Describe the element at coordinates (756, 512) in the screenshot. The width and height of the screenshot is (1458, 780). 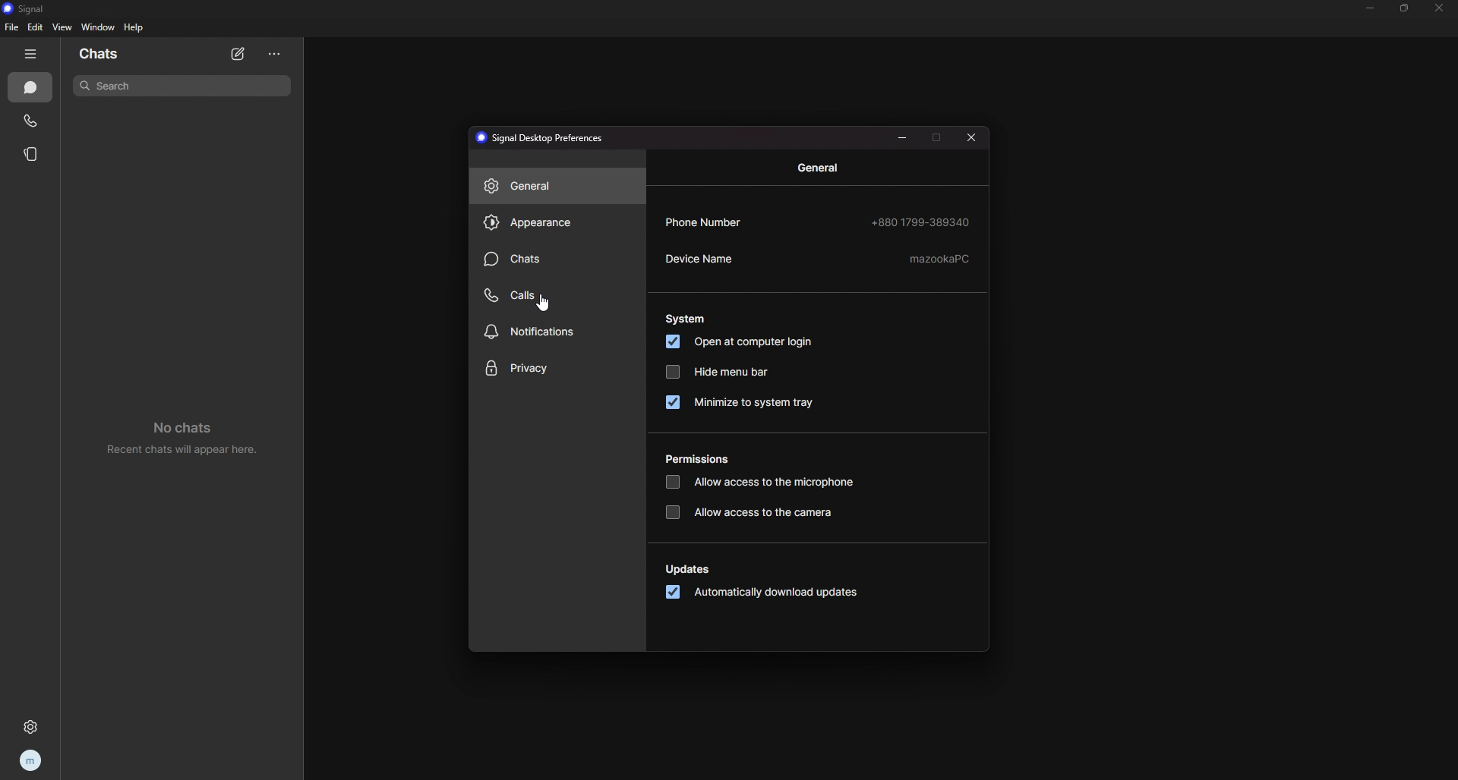
I see `allow access to camera` at that location.